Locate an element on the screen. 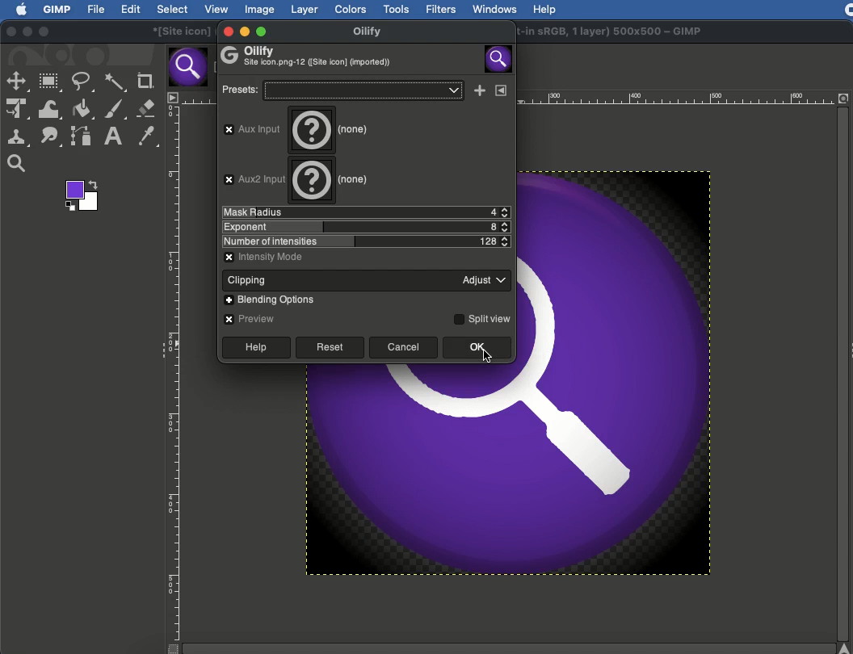 Image resolution: width=853 pixels, height=654 pixels. Fill color is located at coordinates (82, 110).